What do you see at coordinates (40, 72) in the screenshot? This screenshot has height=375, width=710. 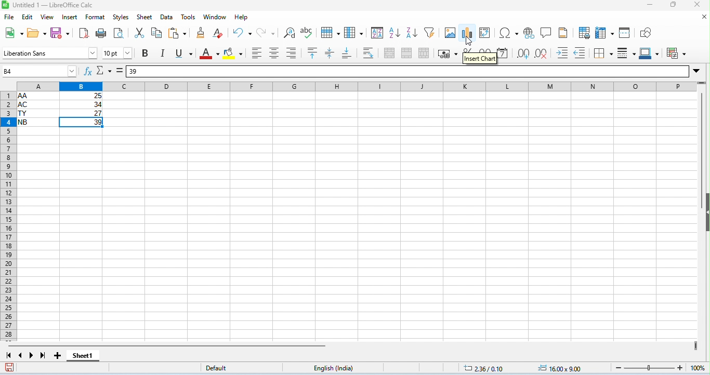 I see `selected cell number` at bounding box center [40, 72].